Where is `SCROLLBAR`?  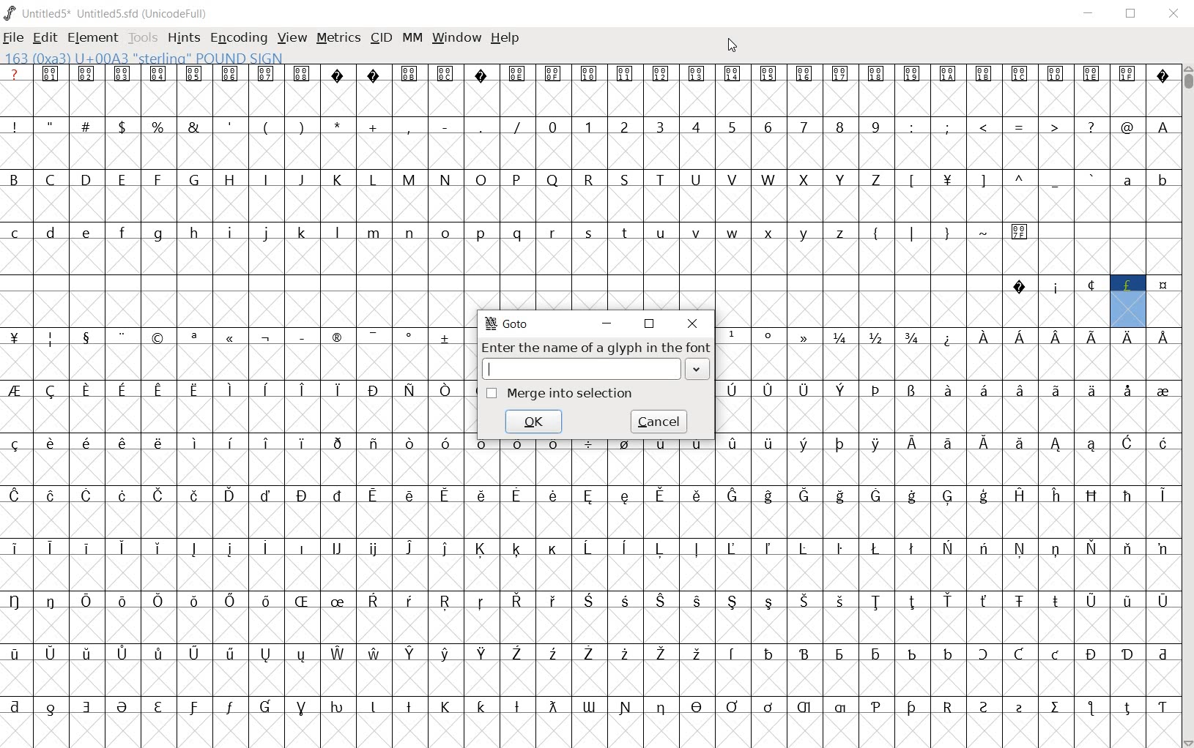 SCROLLBAR is located at coordinates (1187, 405).